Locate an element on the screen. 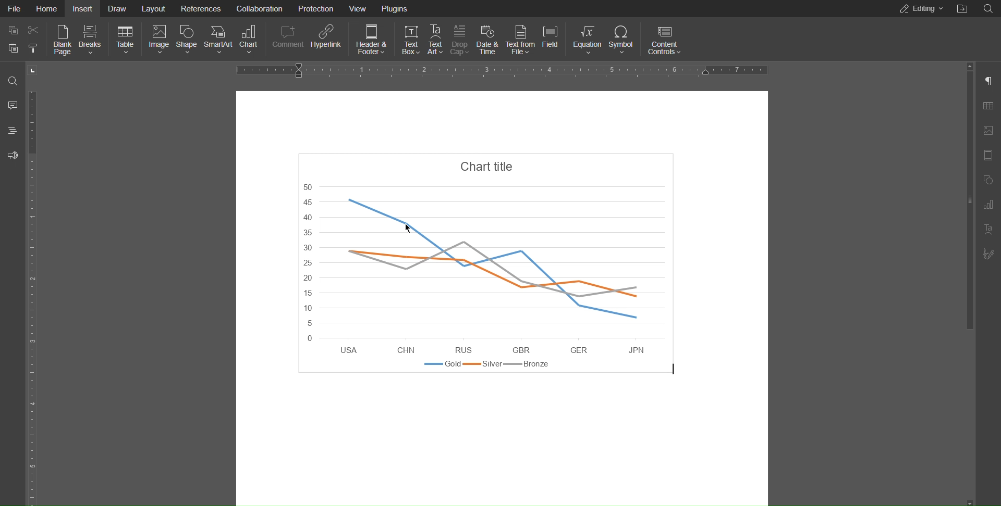 The height and width of the screenshot is (506, 1001). Search is located at coordinates (13, 80).